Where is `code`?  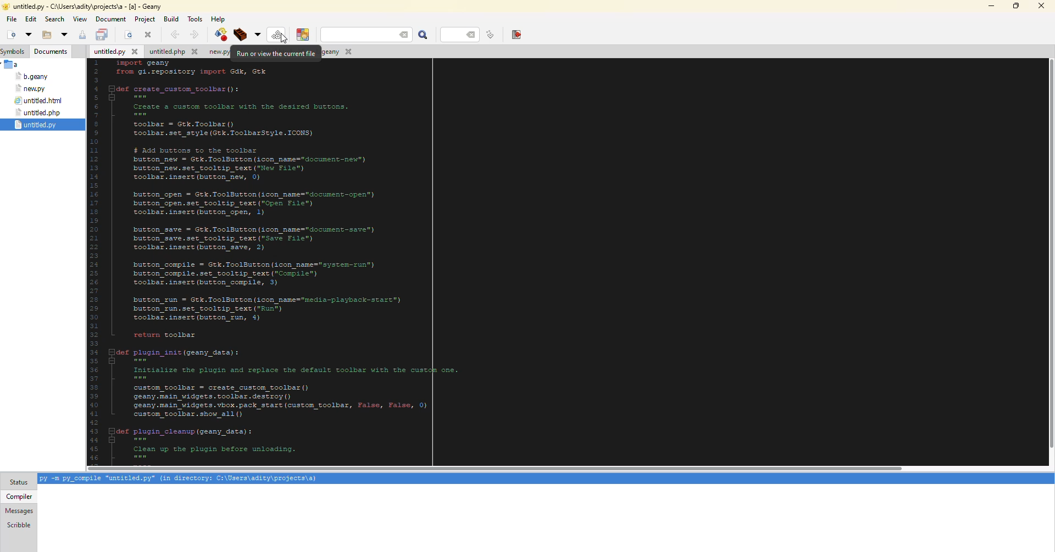
code is located at coordinates (270, 263).